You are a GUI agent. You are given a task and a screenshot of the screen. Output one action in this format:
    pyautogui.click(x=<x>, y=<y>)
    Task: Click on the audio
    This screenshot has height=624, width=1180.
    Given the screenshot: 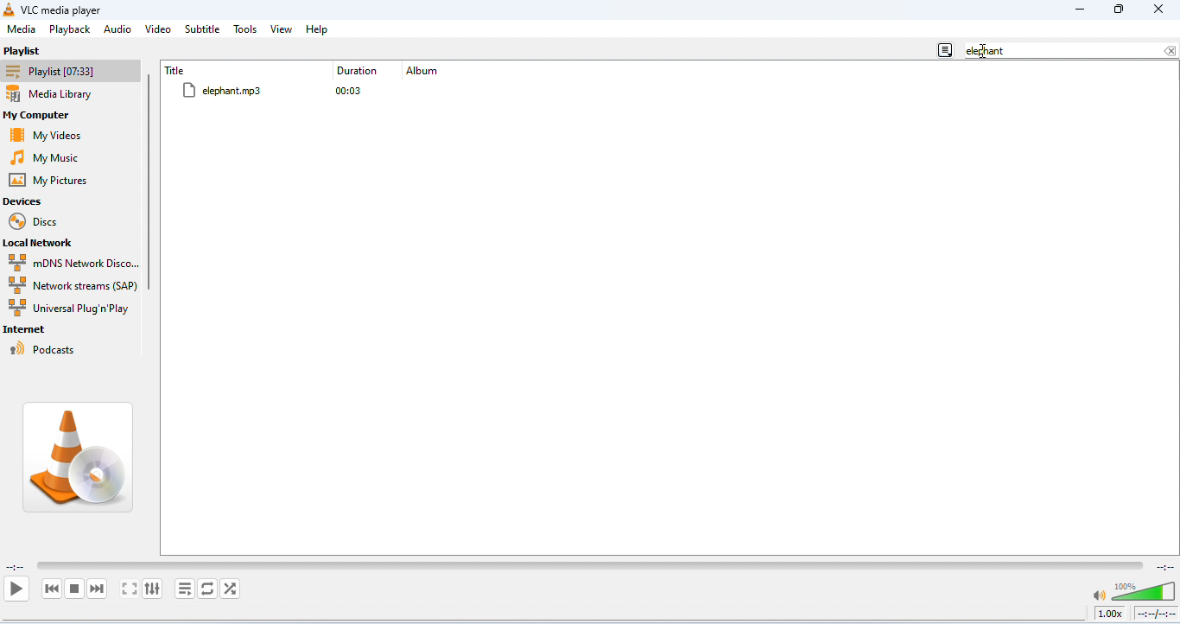 What is the action you would take?
    pyautogui.click(x=117, y=29)
    